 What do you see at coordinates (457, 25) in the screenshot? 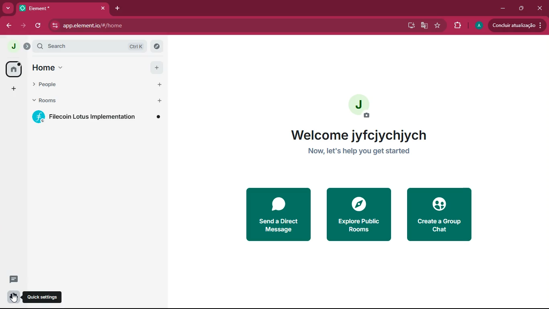
I see `extensions` at bounding box center [457, 25].